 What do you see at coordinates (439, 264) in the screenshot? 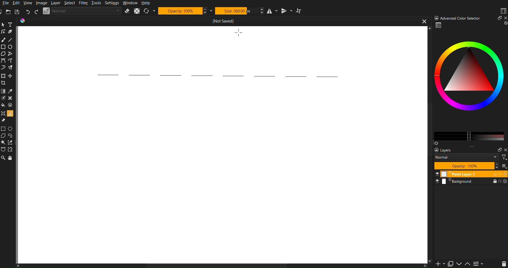
I see `New` at bounding box center [439, 264].